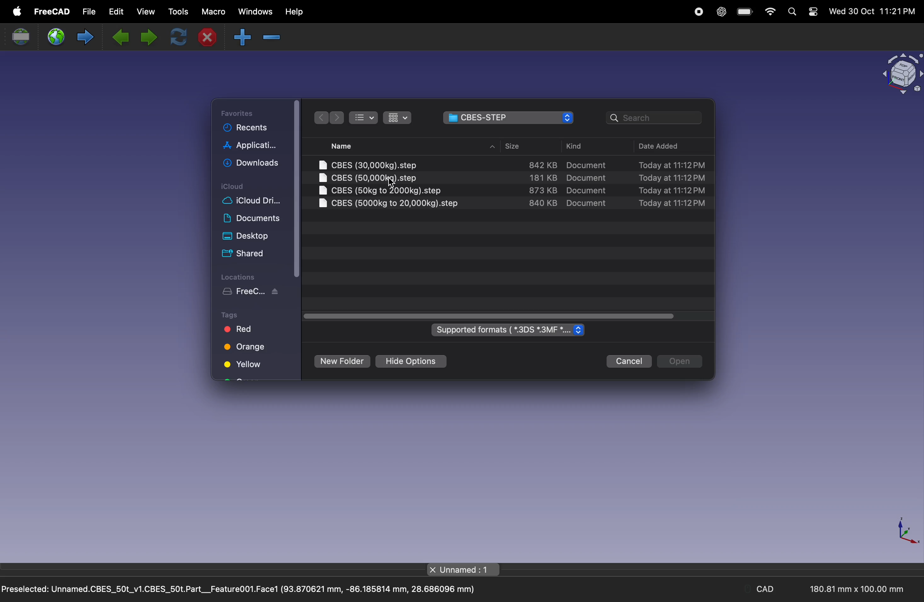 This screenshot has height=602, width=924. Describe the element at coordinates (145, 35) in the screenshot. I see `next page` at that location.